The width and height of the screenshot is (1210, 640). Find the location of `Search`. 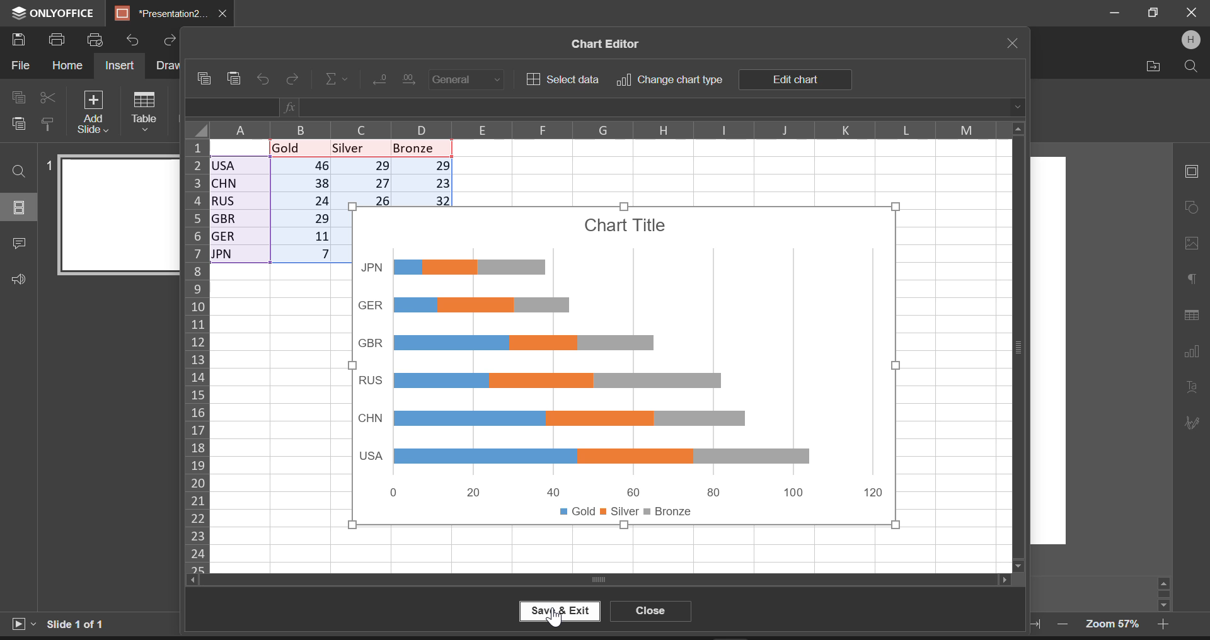

Search is located at coordinates (1190, 66).